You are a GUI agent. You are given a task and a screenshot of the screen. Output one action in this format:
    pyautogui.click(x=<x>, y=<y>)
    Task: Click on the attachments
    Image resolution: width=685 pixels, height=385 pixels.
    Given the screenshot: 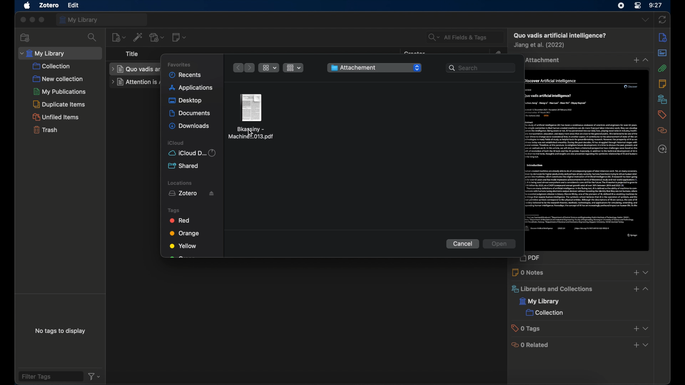 What is the action you would take?
    pyautogui.click(x=662, y=68)
    